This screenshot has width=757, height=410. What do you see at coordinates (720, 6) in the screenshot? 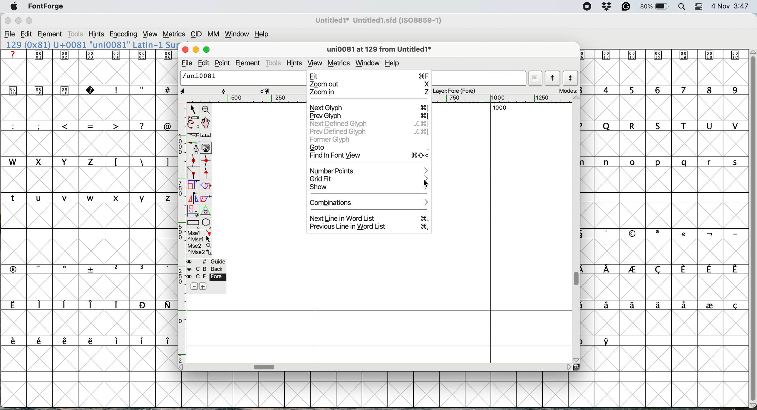
I see `Date` at bounding box center [720, 6].